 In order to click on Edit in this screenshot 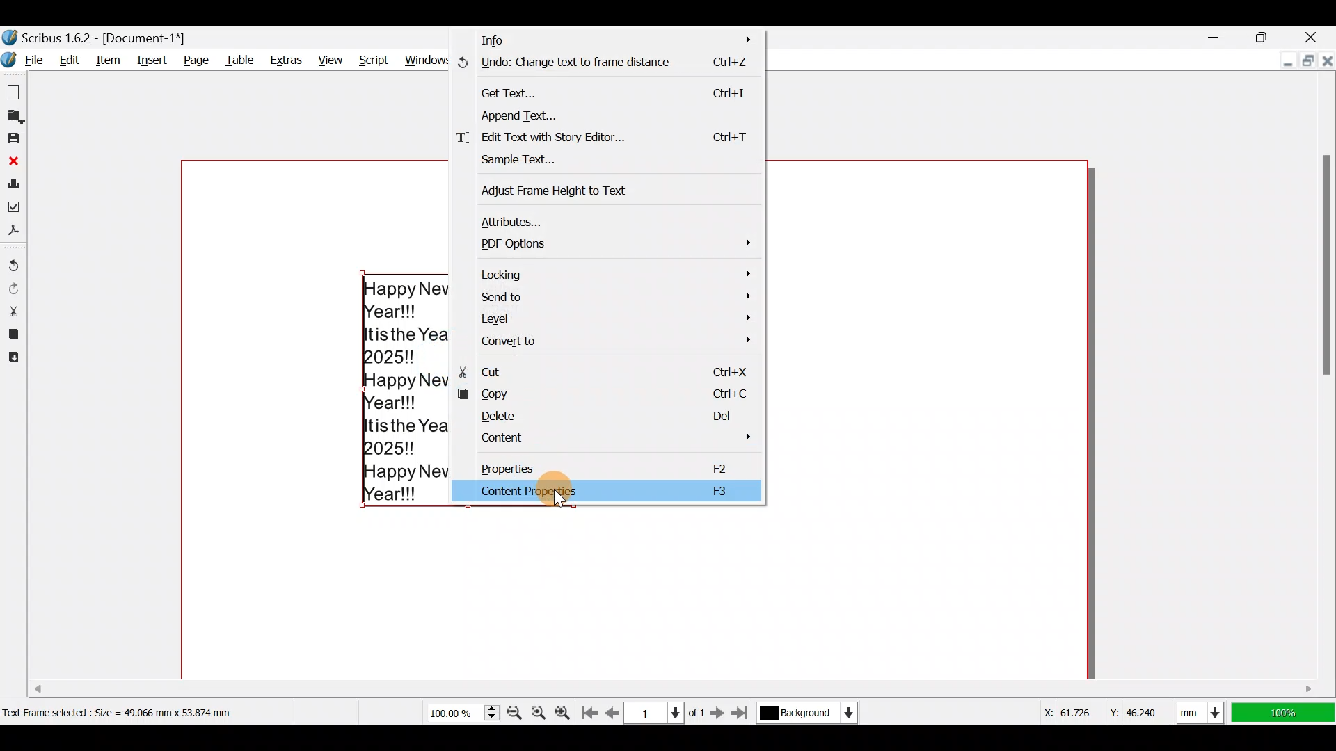, I will do `click(72, 60)`.